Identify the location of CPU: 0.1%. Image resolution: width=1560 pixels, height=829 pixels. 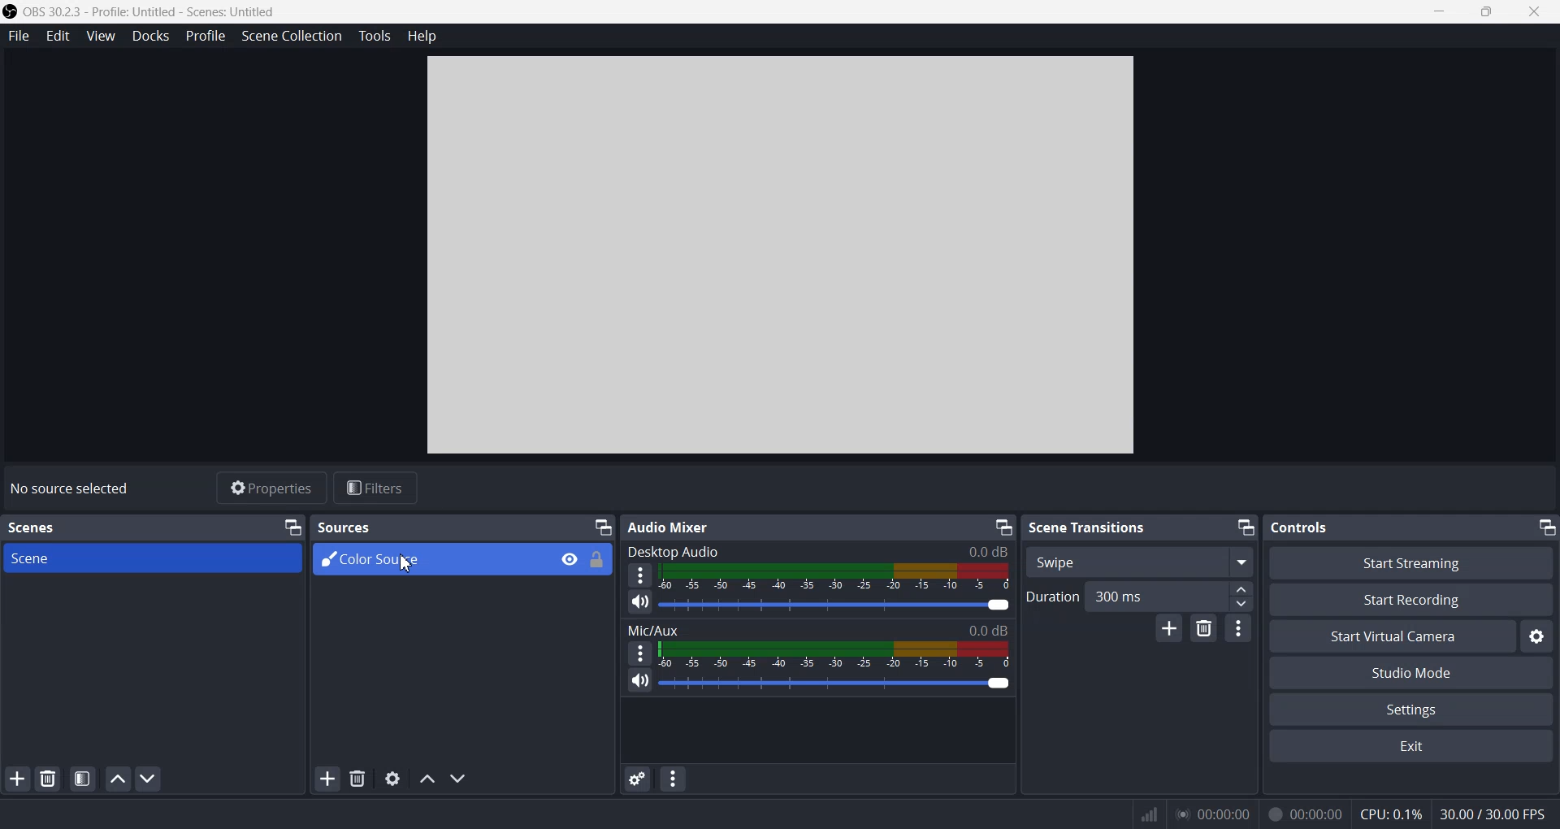
(1385, 812).